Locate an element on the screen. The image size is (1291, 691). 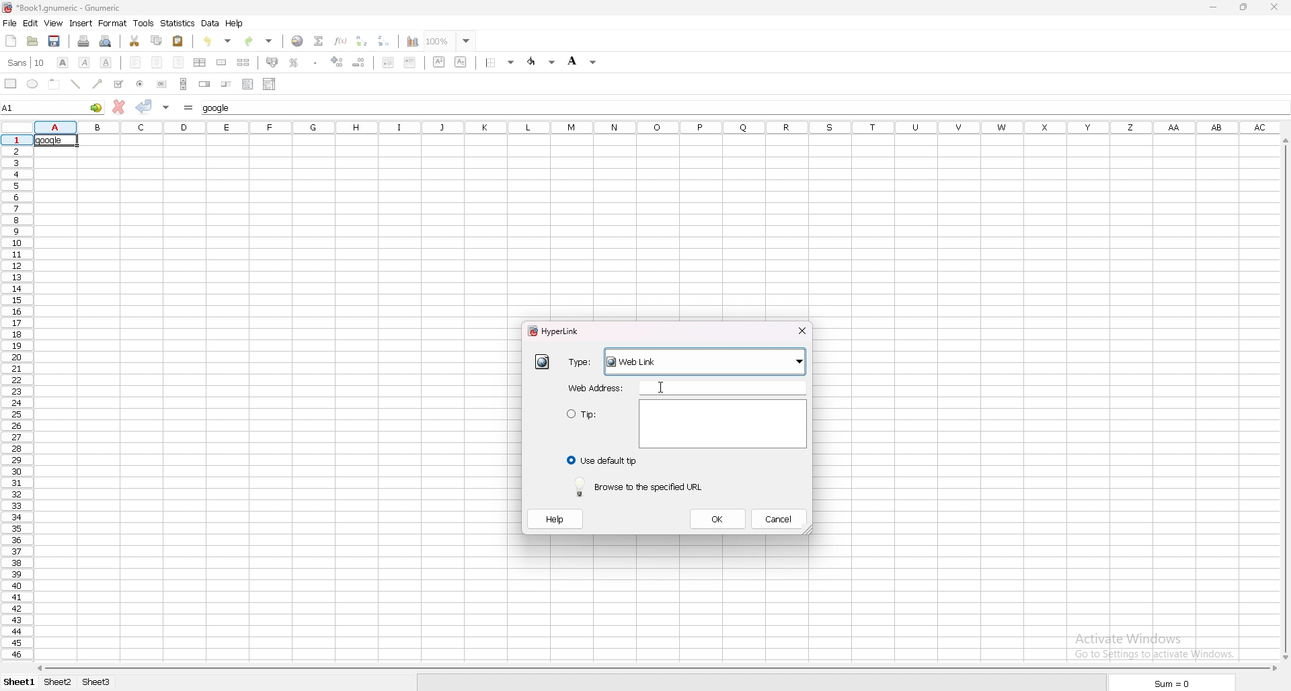
minimize is located at coordinates (1214, 7).